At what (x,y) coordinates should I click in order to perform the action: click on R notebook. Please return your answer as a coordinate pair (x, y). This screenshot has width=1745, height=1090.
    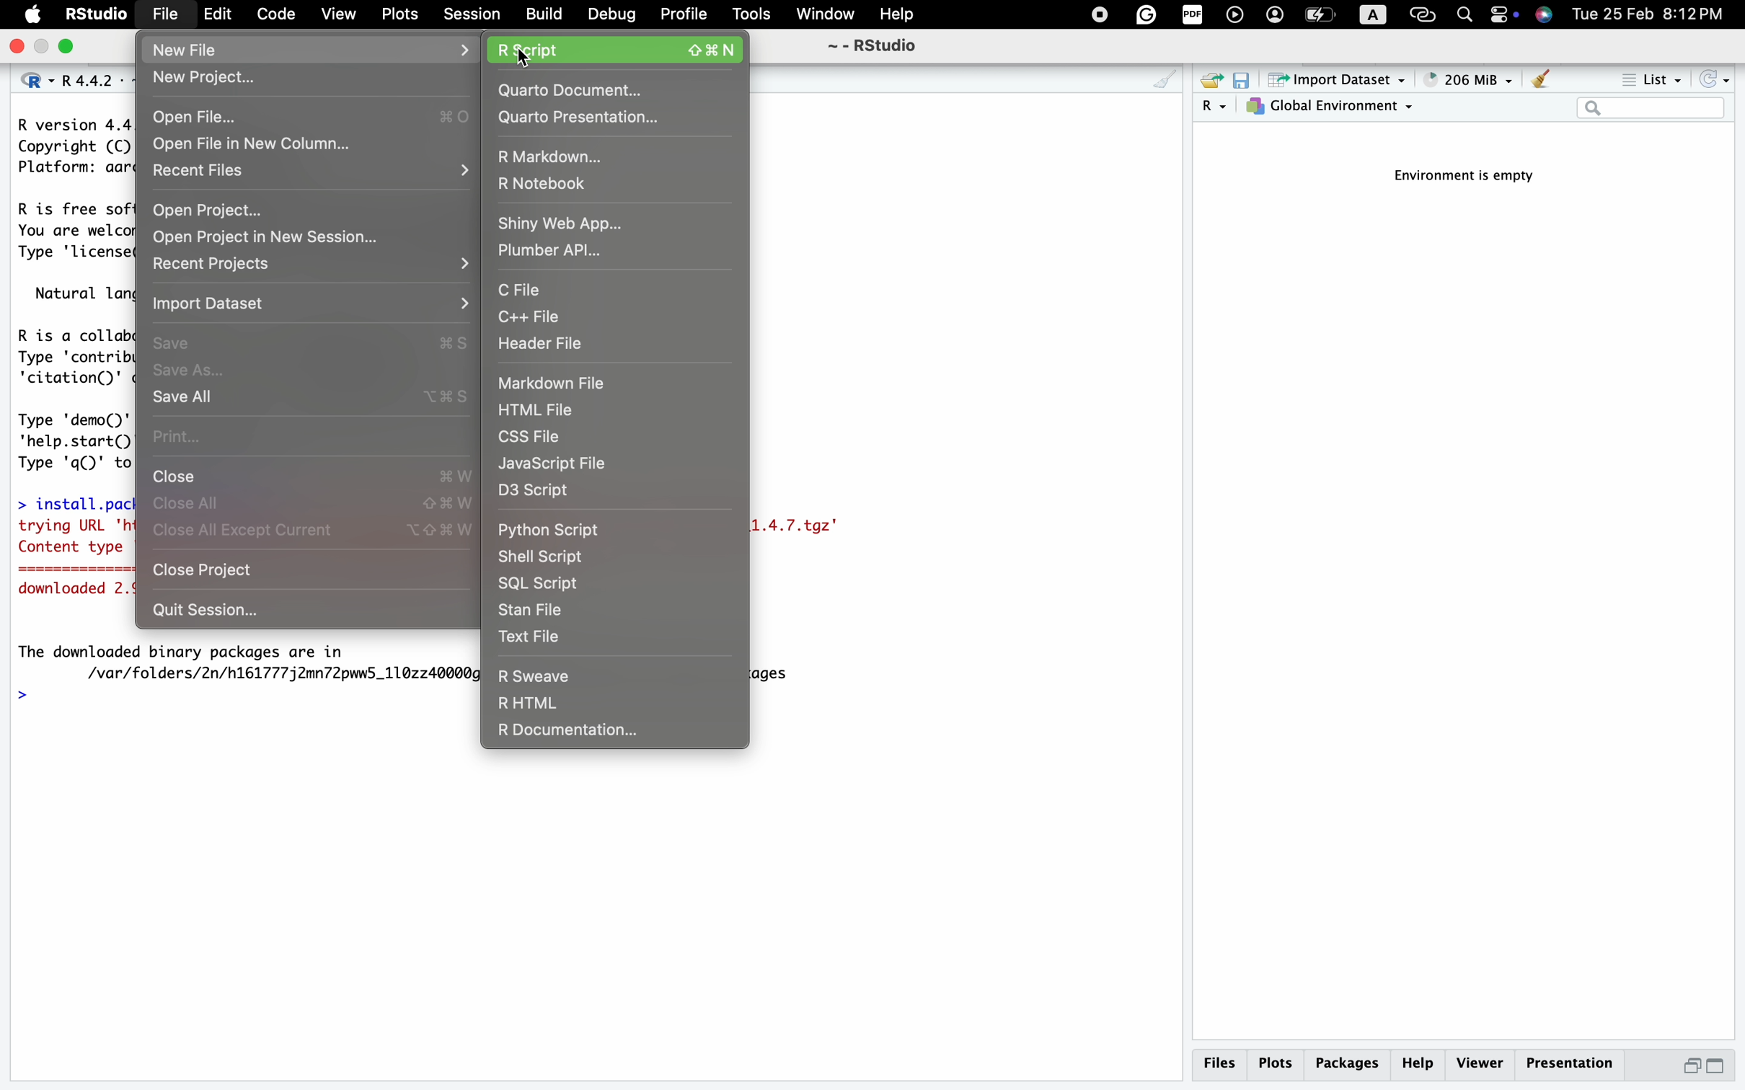
    Looking at the image, I should click on (609, 184).